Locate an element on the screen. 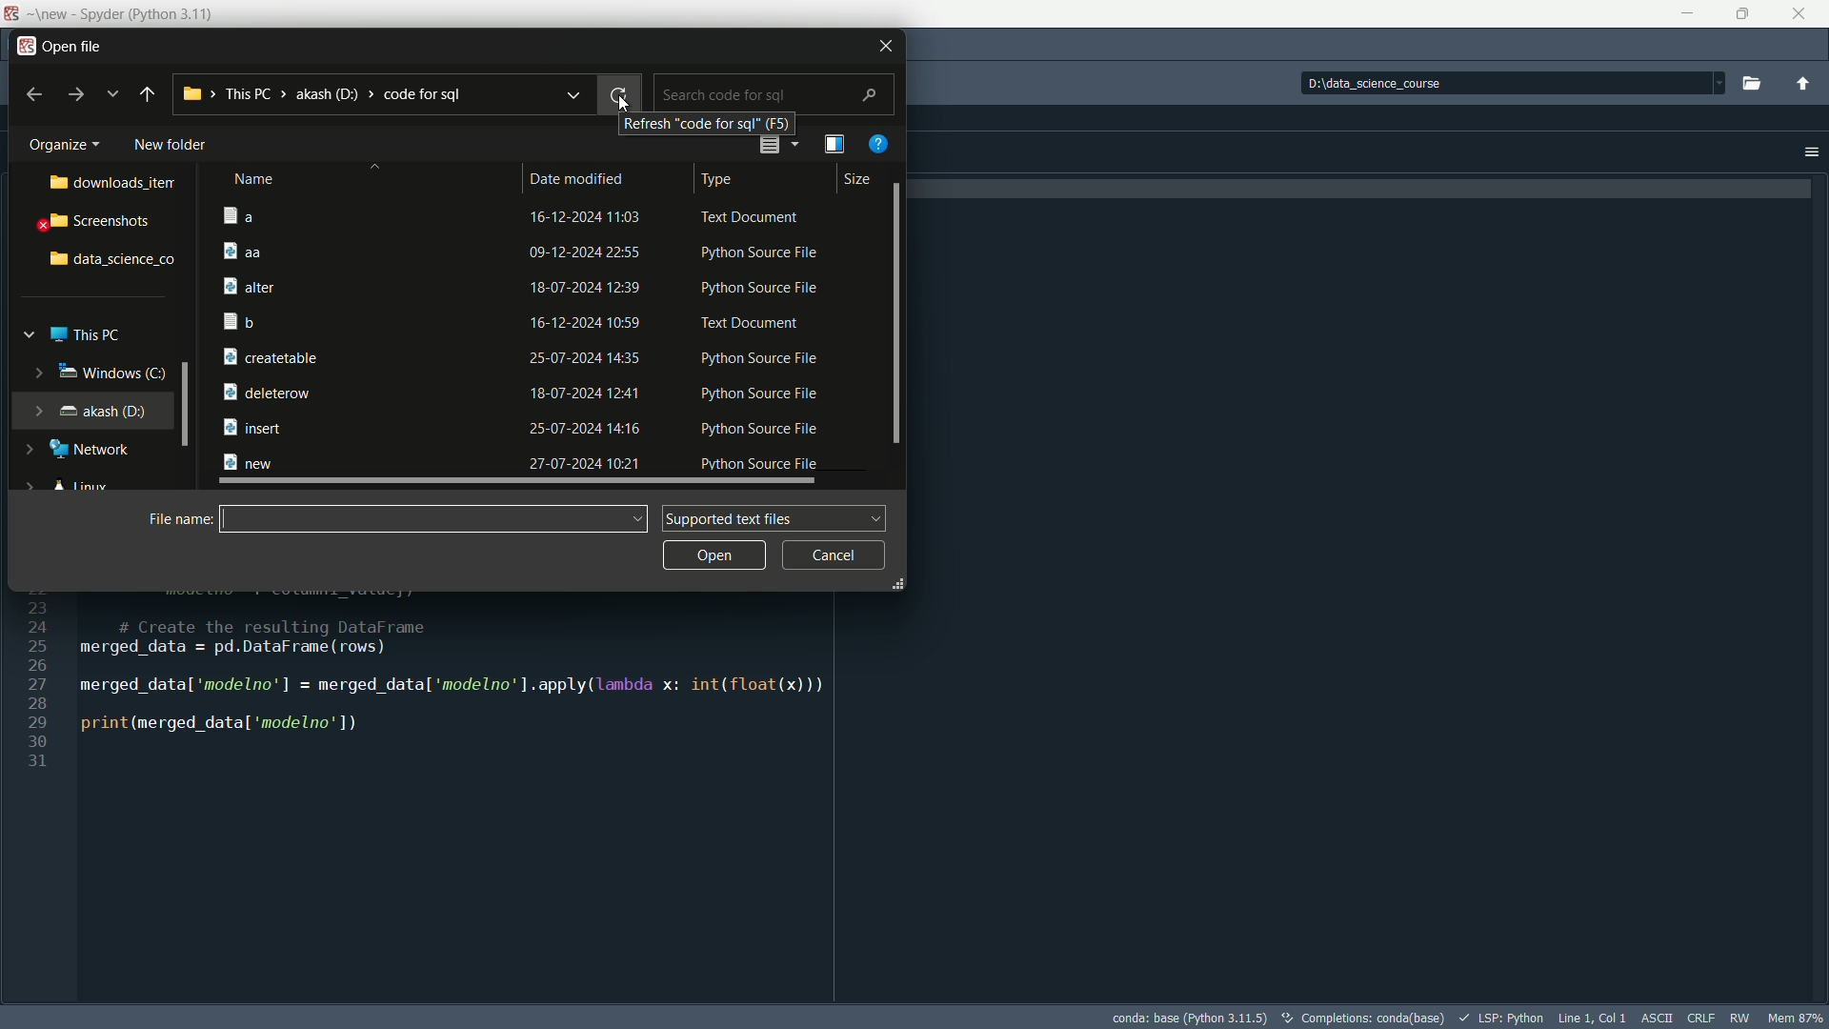  file-1 is located at coordinates (522, 250).